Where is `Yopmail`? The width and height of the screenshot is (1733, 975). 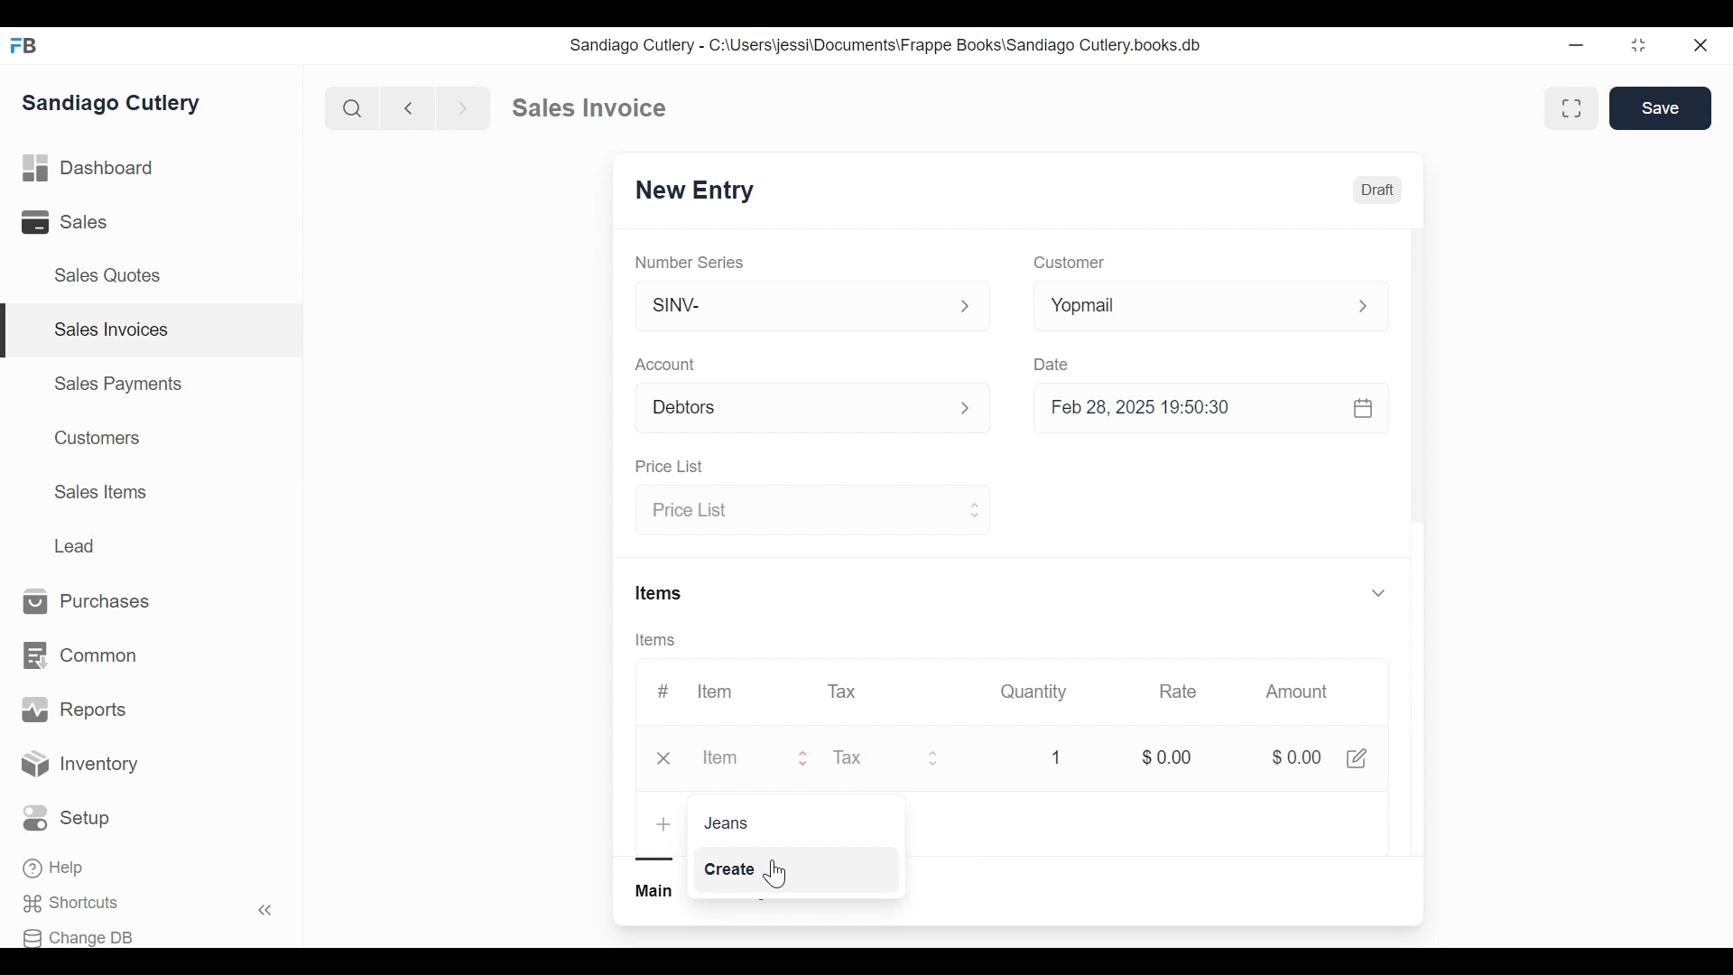
Yopmail is located at coordinates (1211, 305).